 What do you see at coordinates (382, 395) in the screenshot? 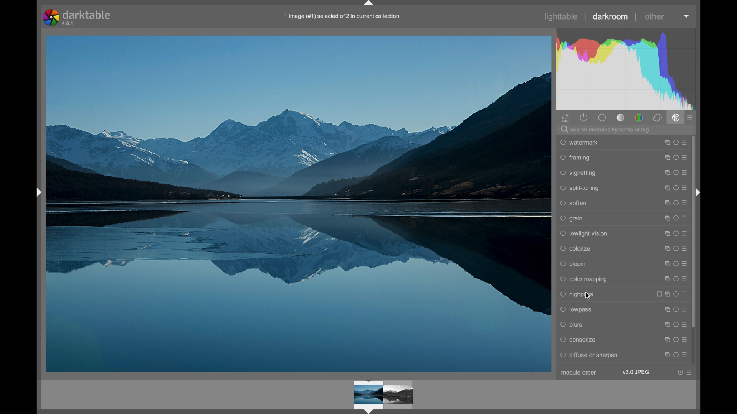
I see `photo preview` at bounding box center [382, 395].